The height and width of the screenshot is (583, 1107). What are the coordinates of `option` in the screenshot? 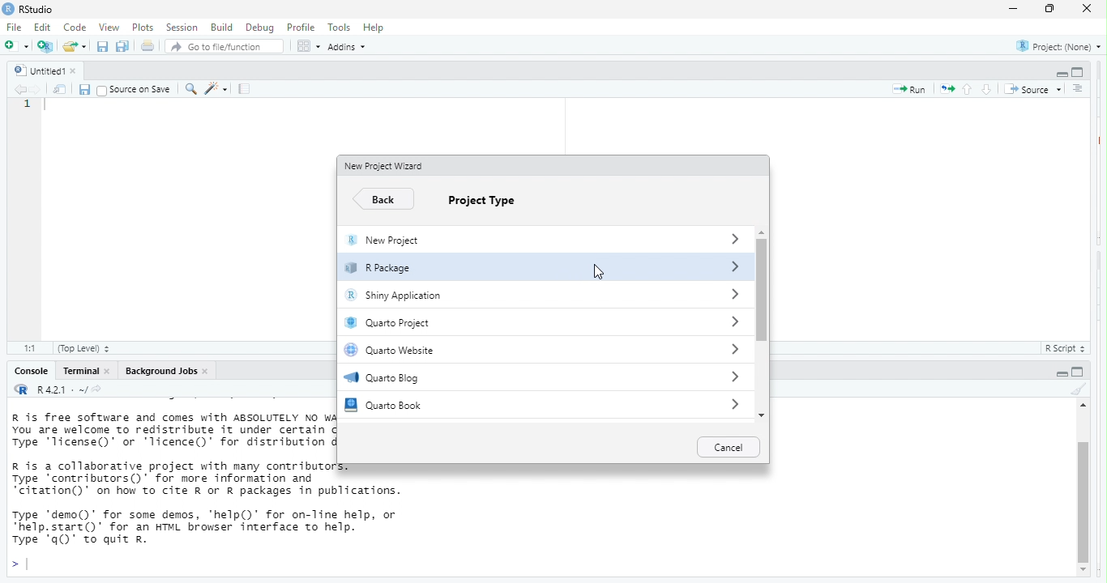 It's located at (307, 46).